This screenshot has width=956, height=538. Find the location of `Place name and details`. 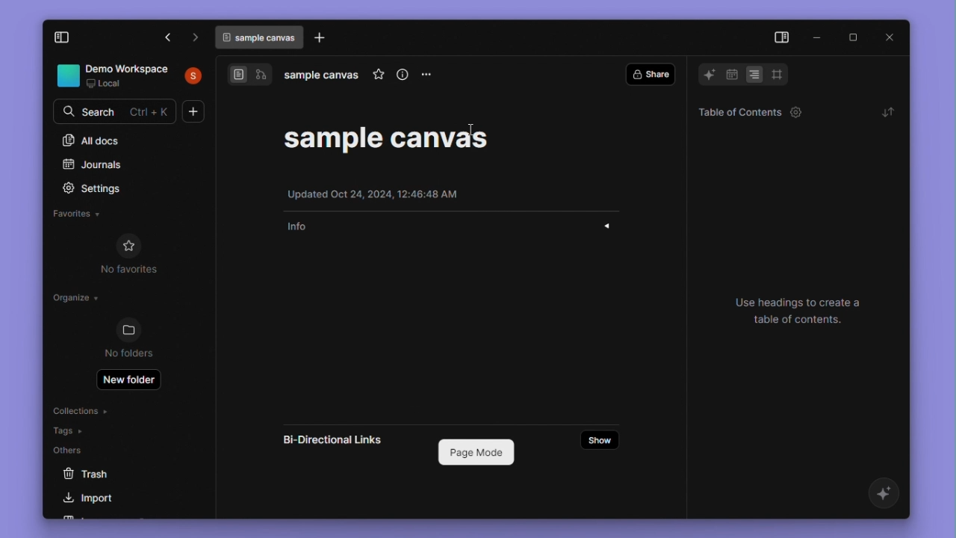

Place name and details is located at coordinates (131, 76).